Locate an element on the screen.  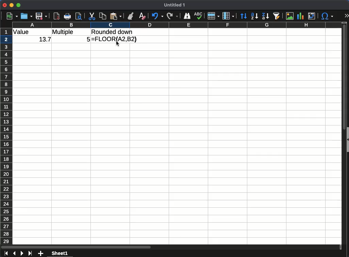
filter is located at coordinates (277, 15).